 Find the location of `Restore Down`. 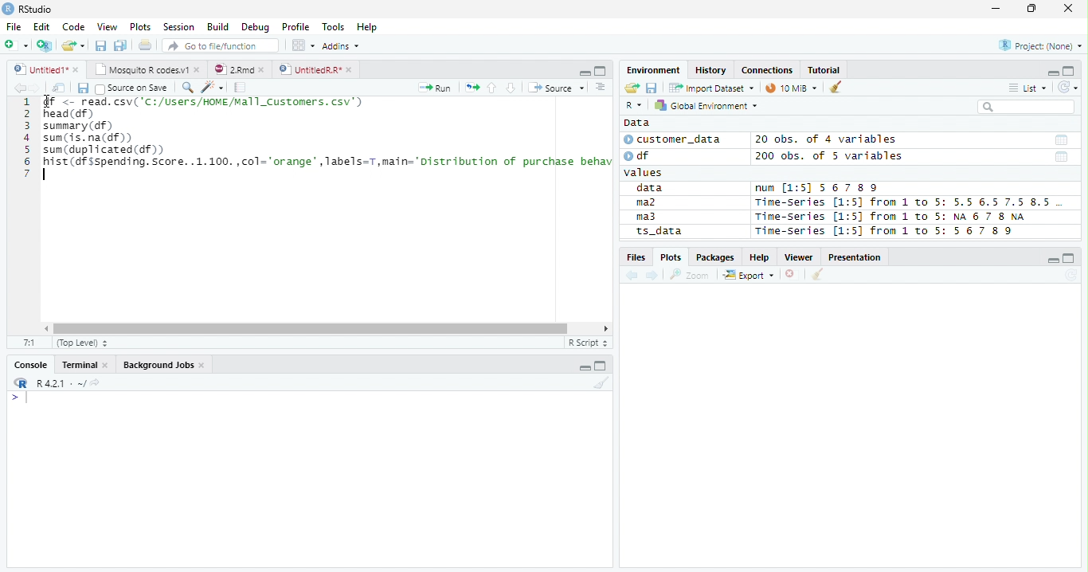

Restore Down is located at coordinates (1034, 9).